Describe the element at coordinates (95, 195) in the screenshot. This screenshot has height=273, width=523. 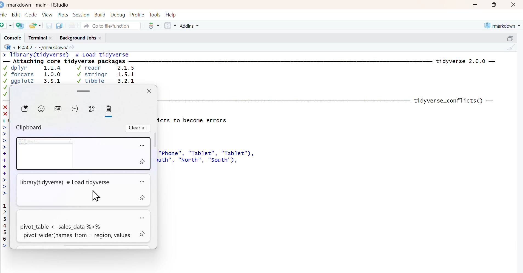
I see `cursor` at that location.